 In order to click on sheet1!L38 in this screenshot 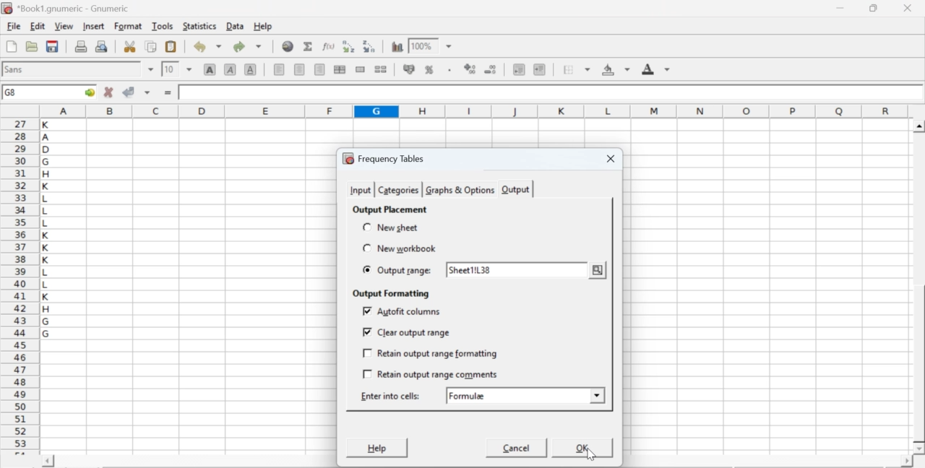, I will do `click(470, 269)`.